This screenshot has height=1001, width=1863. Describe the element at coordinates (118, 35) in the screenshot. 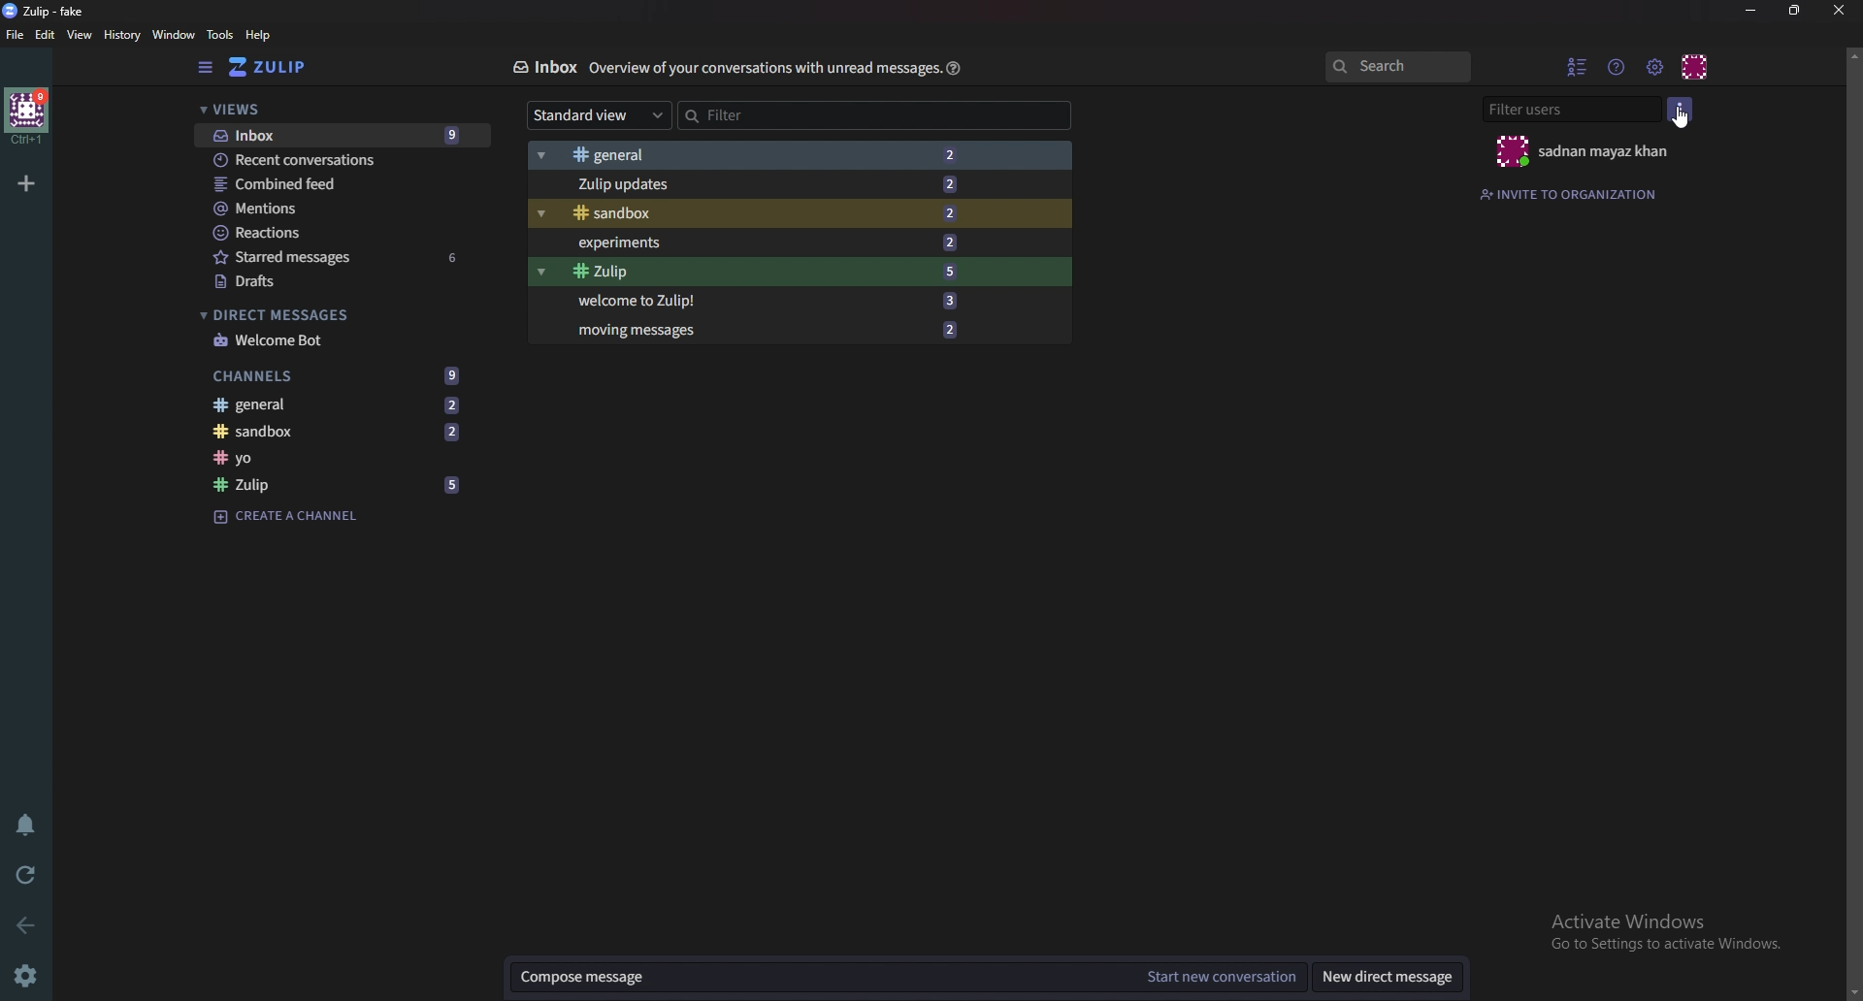

I see `history` at that location.